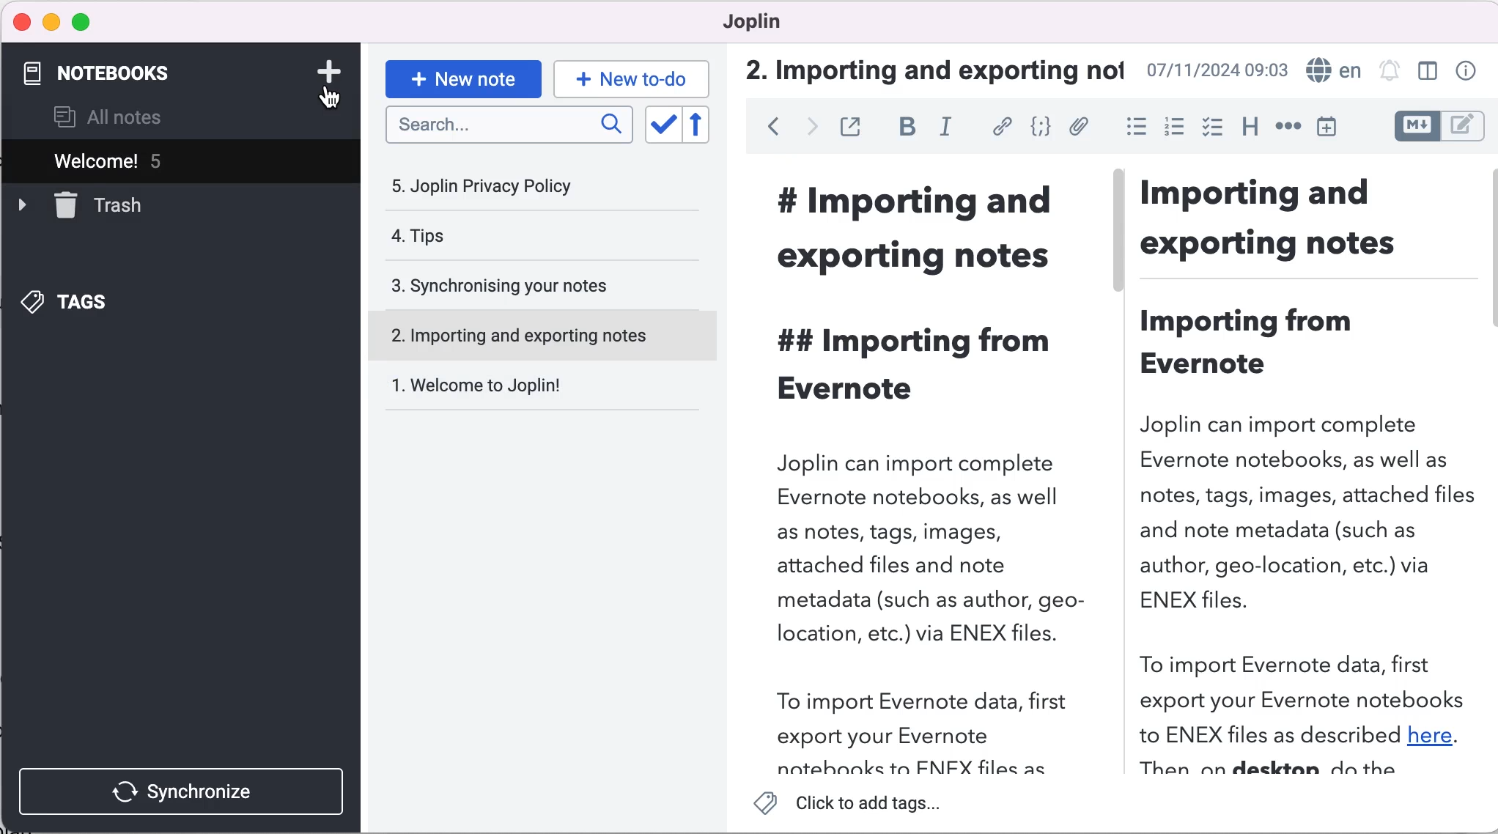 Image resolution: width=1498 pixels, height=834 pixels. What do you see at coordinates (1212, 128) in the screenshot?
I see `checkbox` at bounding box center [1212, 128].